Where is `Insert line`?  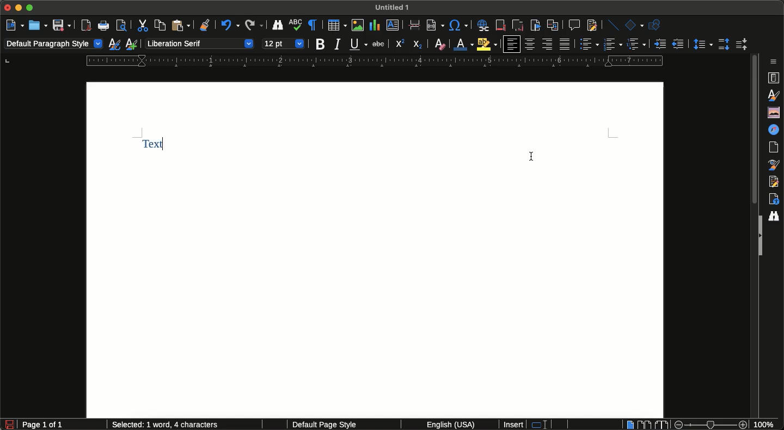
Insert line is located at coordinates (611, 25).